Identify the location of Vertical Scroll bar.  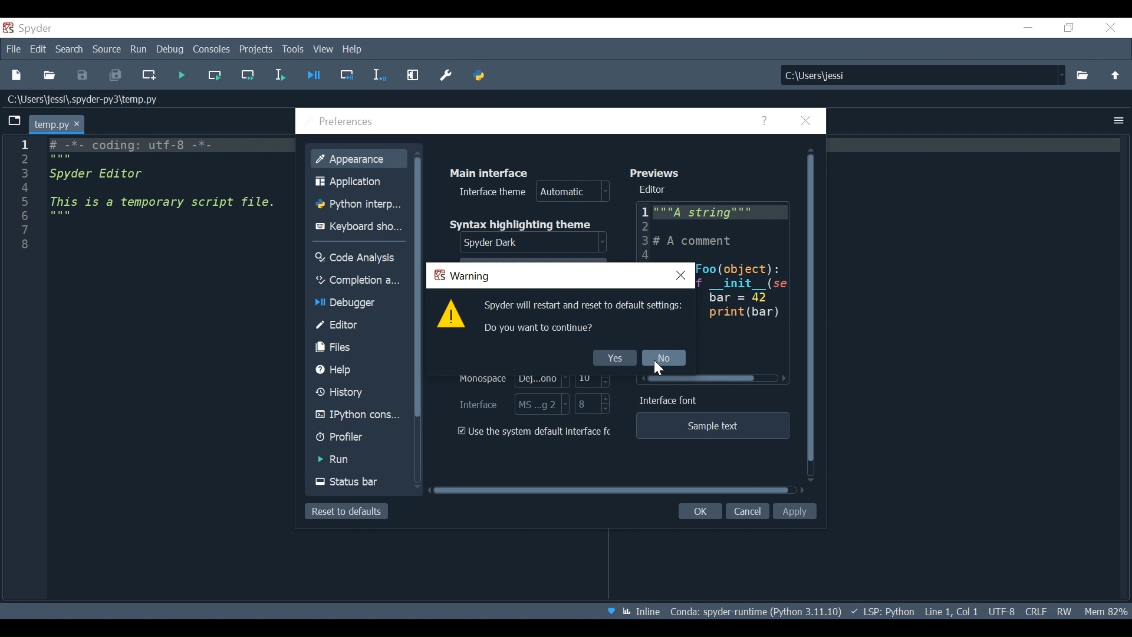
(812, 310).